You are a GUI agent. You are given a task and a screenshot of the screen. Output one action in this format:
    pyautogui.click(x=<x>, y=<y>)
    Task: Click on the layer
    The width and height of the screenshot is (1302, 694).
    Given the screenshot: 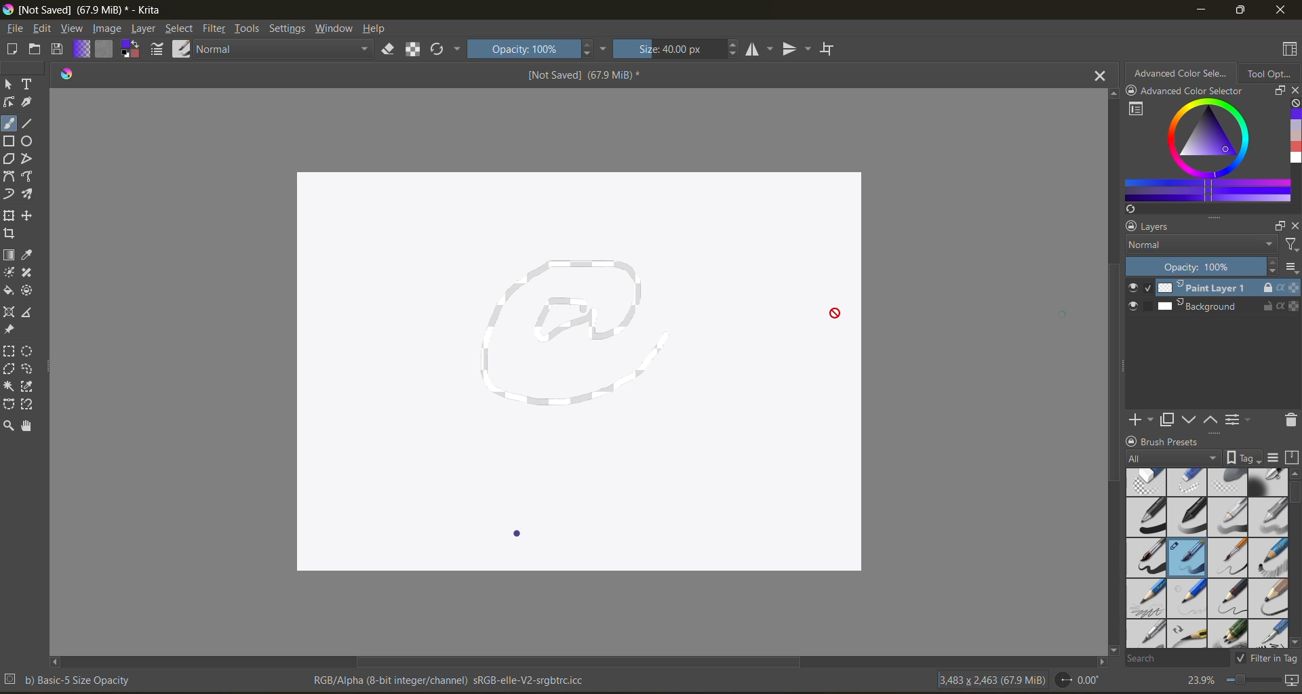 What is the action you would take?
    pyautogui.click(x=143, y=29)
    